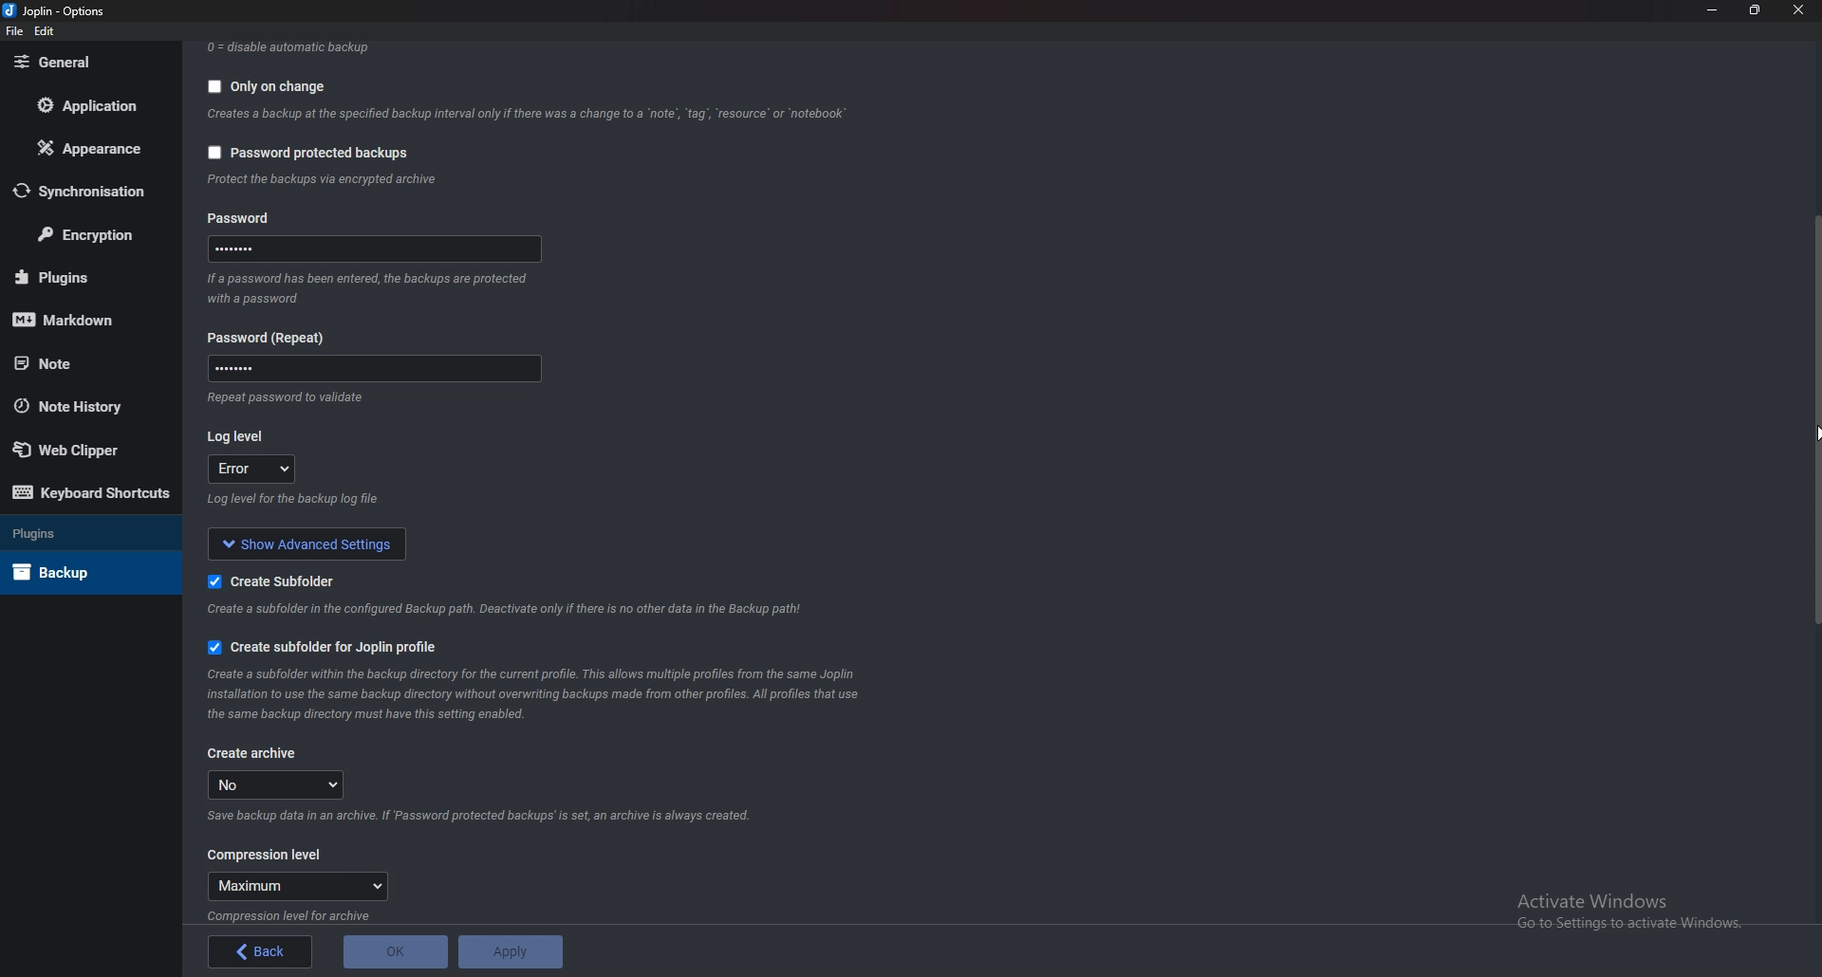 The width and height of the screenshot is (1822, 977). I want to click on scroll bar, so click(1814, 425).